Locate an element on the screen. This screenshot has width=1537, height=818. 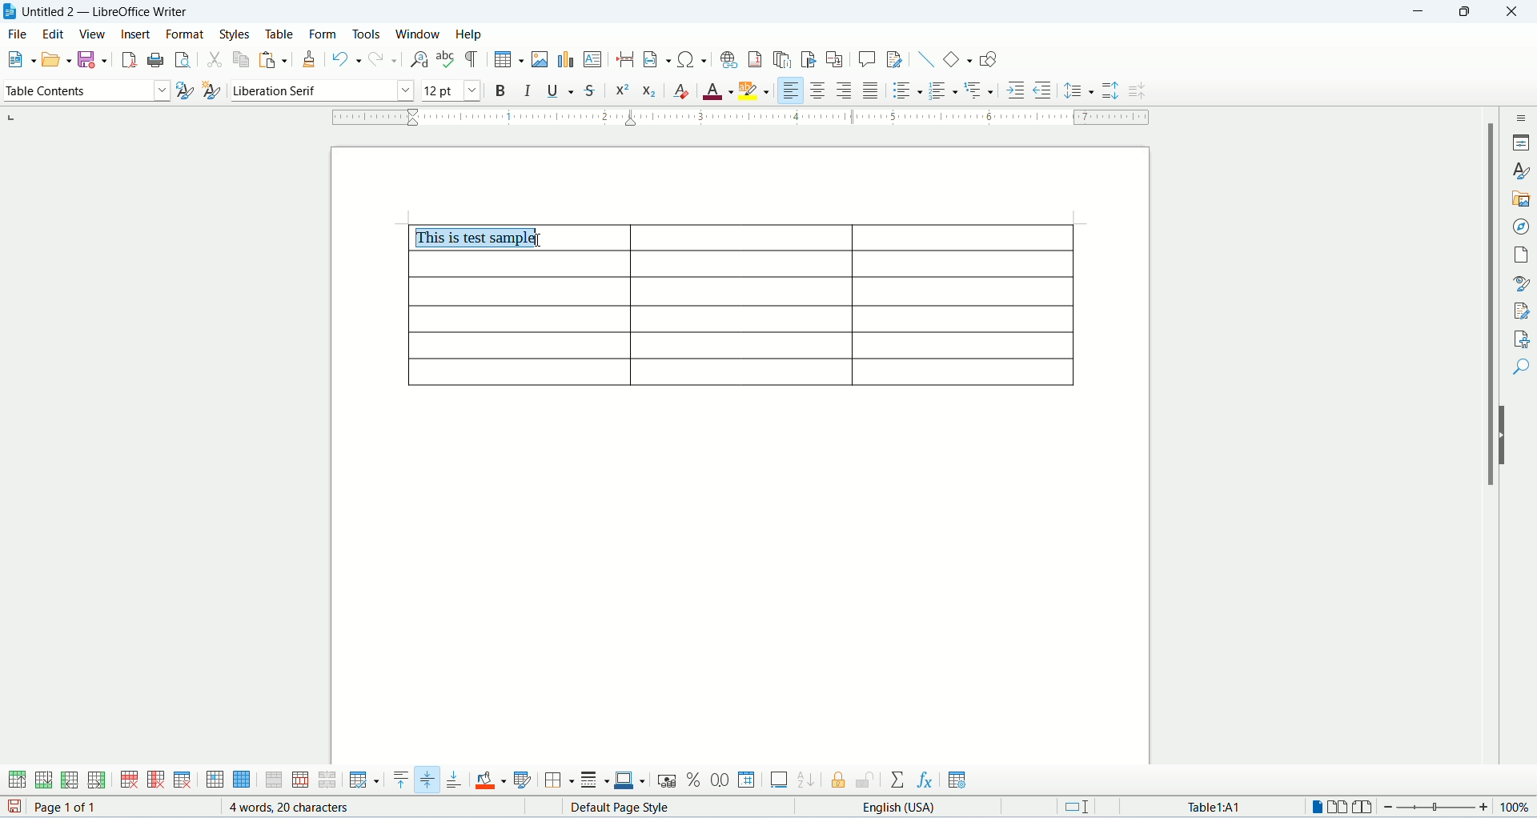
insert chart is located at coordinates (567, 59).